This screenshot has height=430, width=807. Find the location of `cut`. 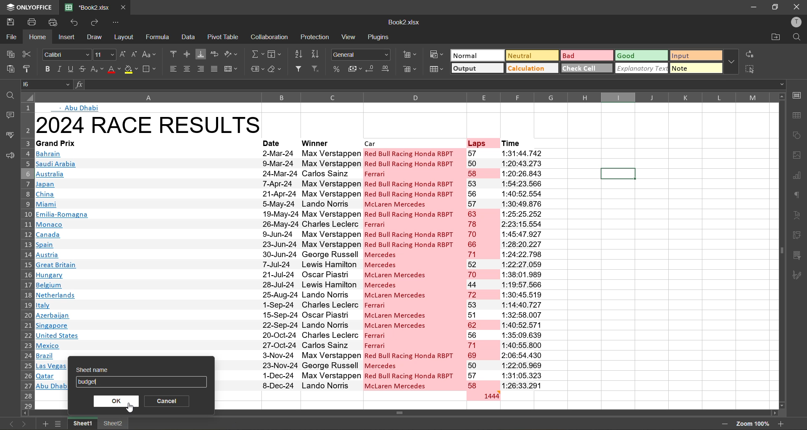

cut is located at coordinates (28, 54).